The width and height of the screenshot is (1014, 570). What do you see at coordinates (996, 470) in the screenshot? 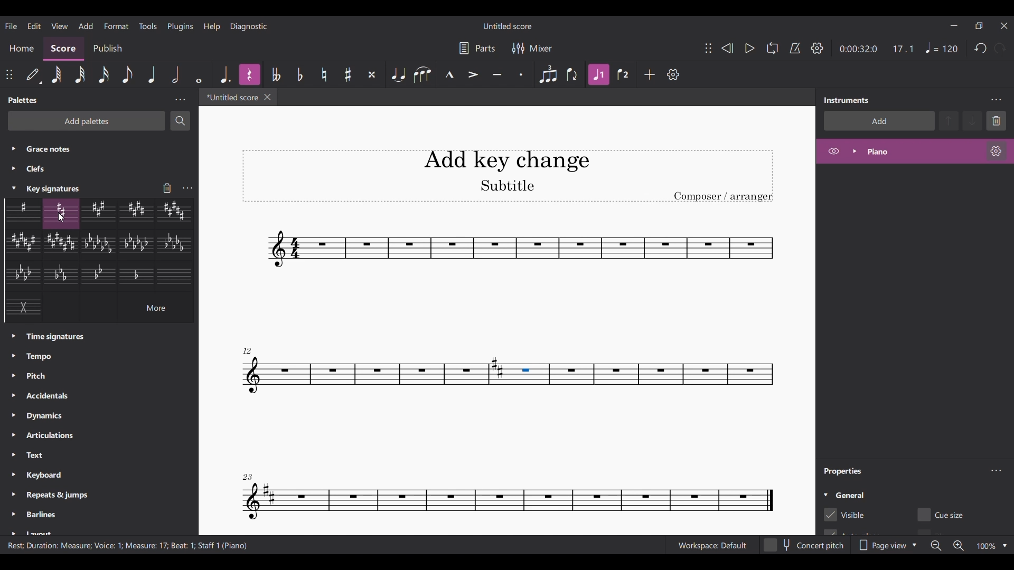
I see `Properties settings` at bounding box center [996, 470].